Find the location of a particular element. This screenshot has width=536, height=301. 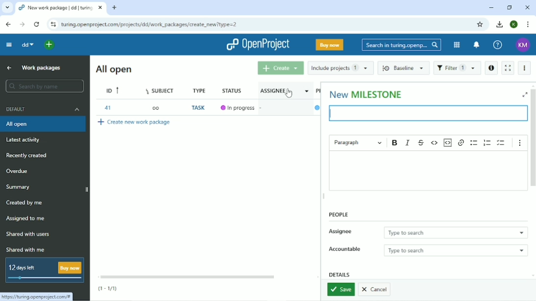

Link is located at coordinates (461, 143).